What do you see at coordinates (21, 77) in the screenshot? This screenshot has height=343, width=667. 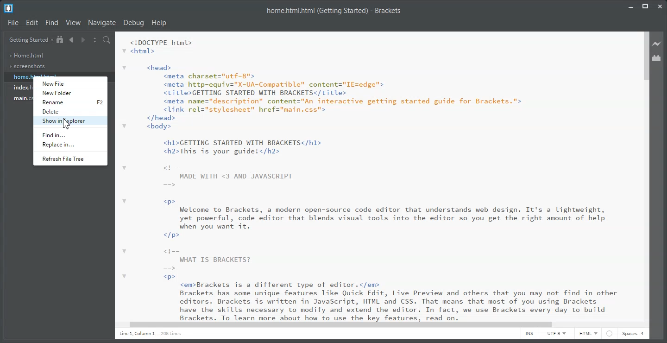 I see `home.html.html` at bounding box center [21, 77].